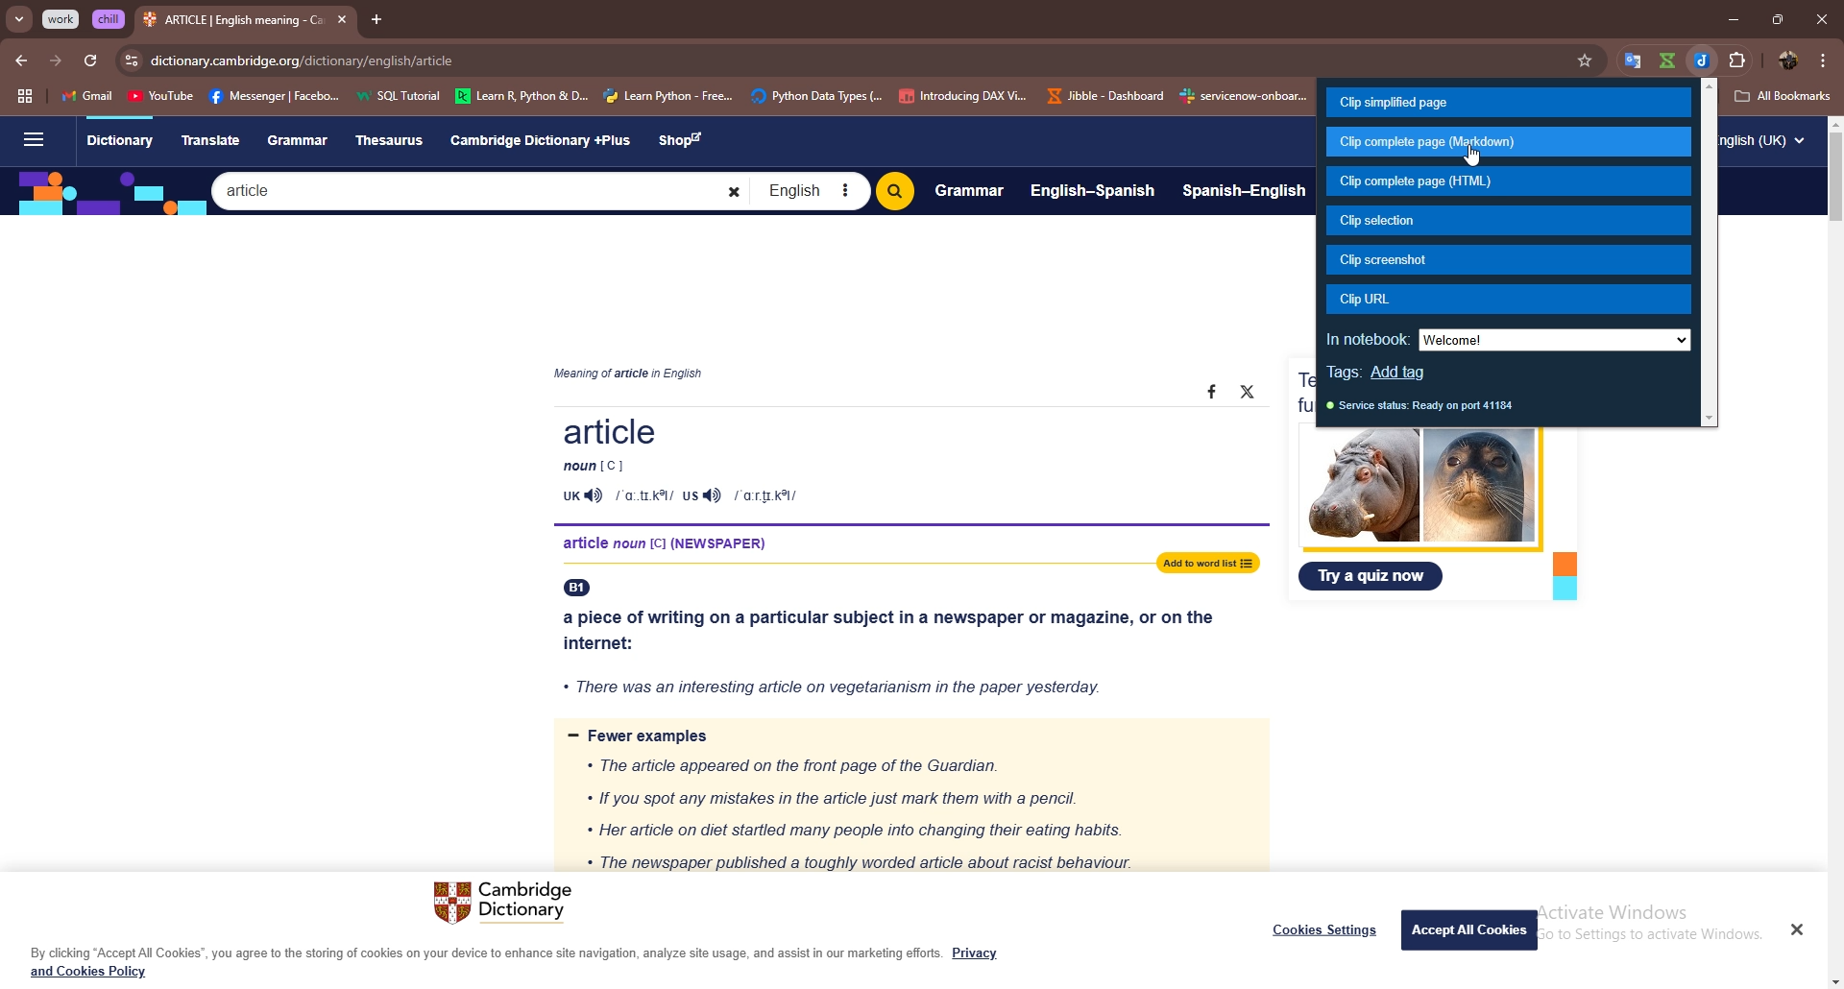  What do you see at coordinates (480, 190) in the screenshot?
I see `Search bar` at bounding box center [480, 190].